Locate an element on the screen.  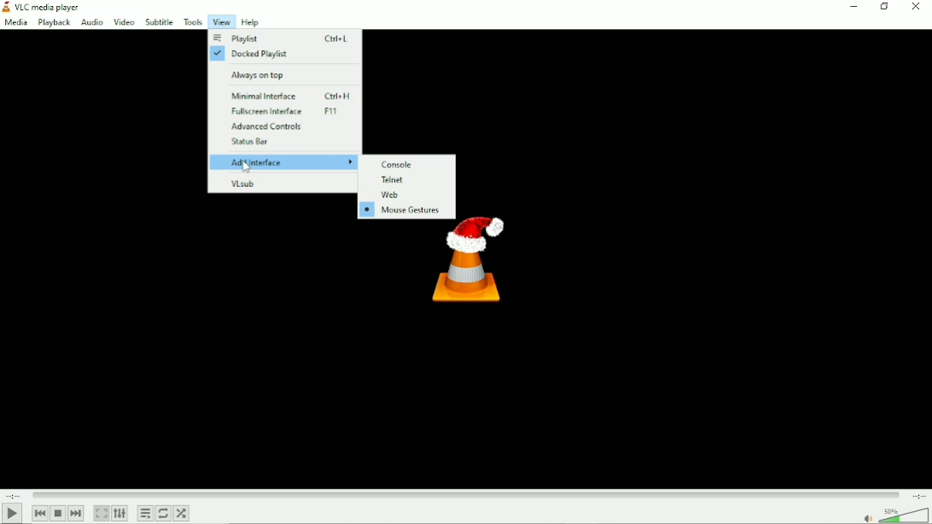
Restore down is located at coordinates (884, 7).